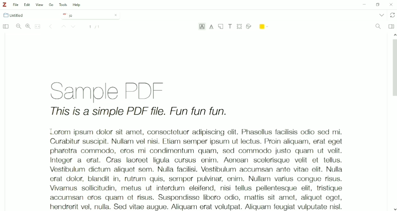 This screenshot has height=211, width=397. Describe the element at coordinates (5, 27) in the screenshot. I see `Toggle Sidebar` at that location.